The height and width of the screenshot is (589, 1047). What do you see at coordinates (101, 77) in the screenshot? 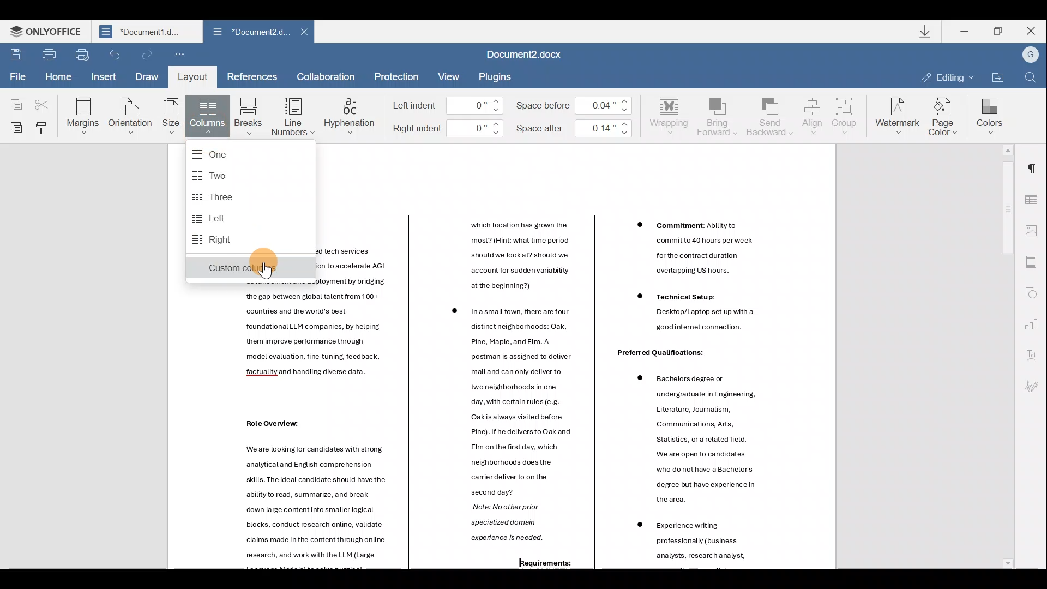
I see `Insert` at bounding box center [101, 77].